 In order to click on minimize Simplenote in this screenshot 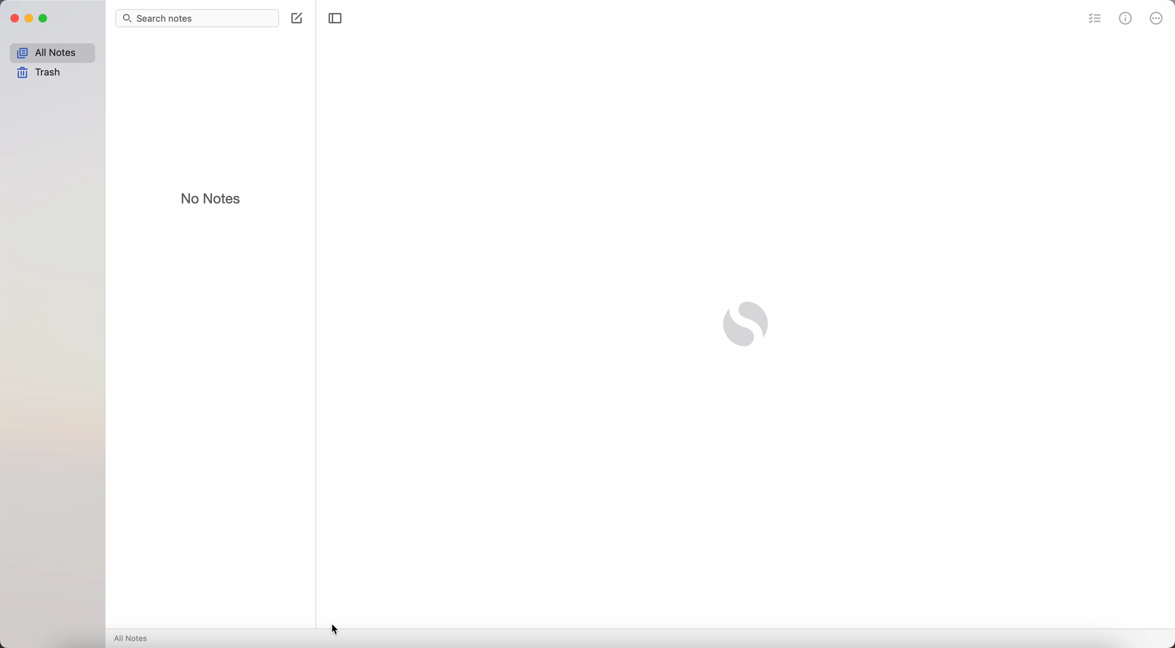, I will do `click(30, 19)`.